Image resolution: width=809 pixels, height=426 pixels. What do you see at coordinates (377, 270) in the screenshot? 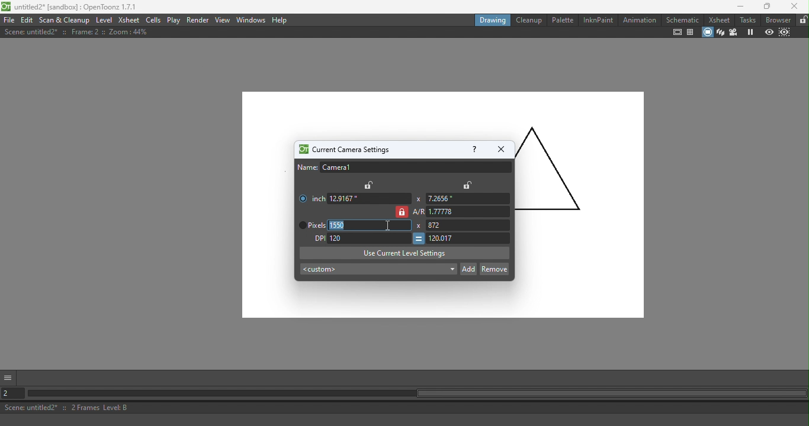
I see `Drop down menu` at bounding box center [377, 270].